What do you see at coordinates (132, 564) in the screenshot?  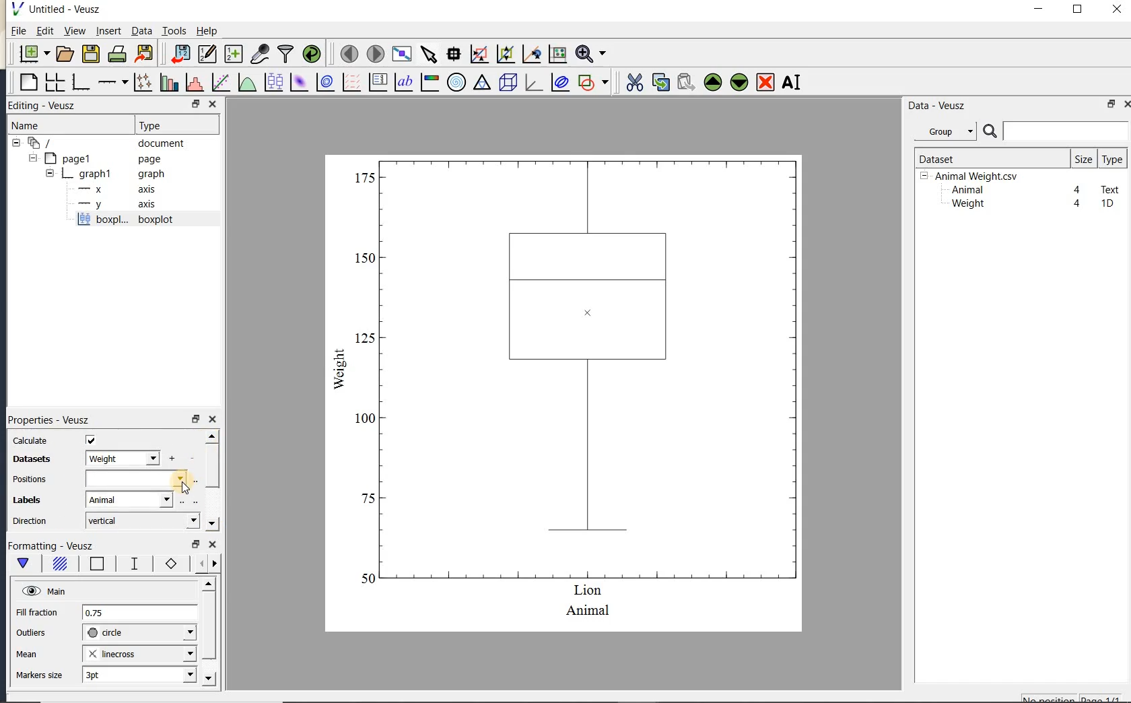 I see `whisker line` at bounding box center [132, 564].